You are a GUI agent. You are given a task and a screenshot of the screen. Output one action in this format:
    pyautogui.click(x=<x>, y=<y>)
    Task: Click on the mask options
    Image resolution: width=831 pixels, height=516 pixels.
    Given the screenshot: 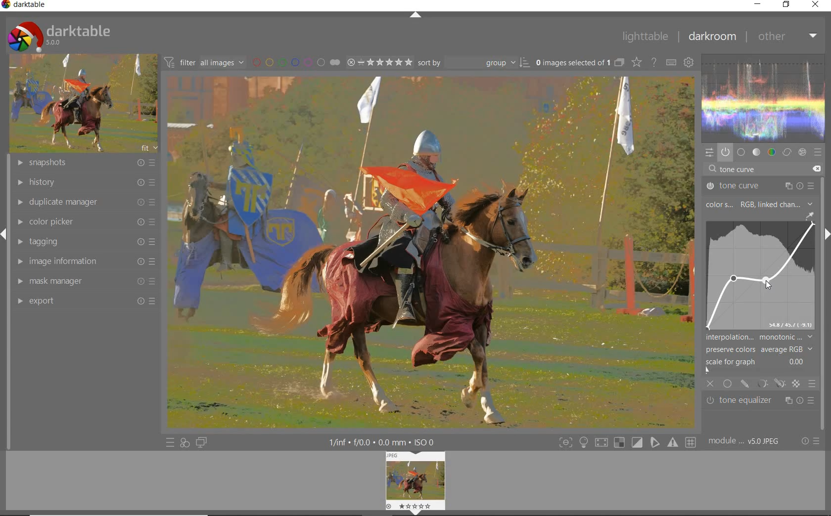 What is the action you would take?
    pyautogui.click(x=770, y=384)
    